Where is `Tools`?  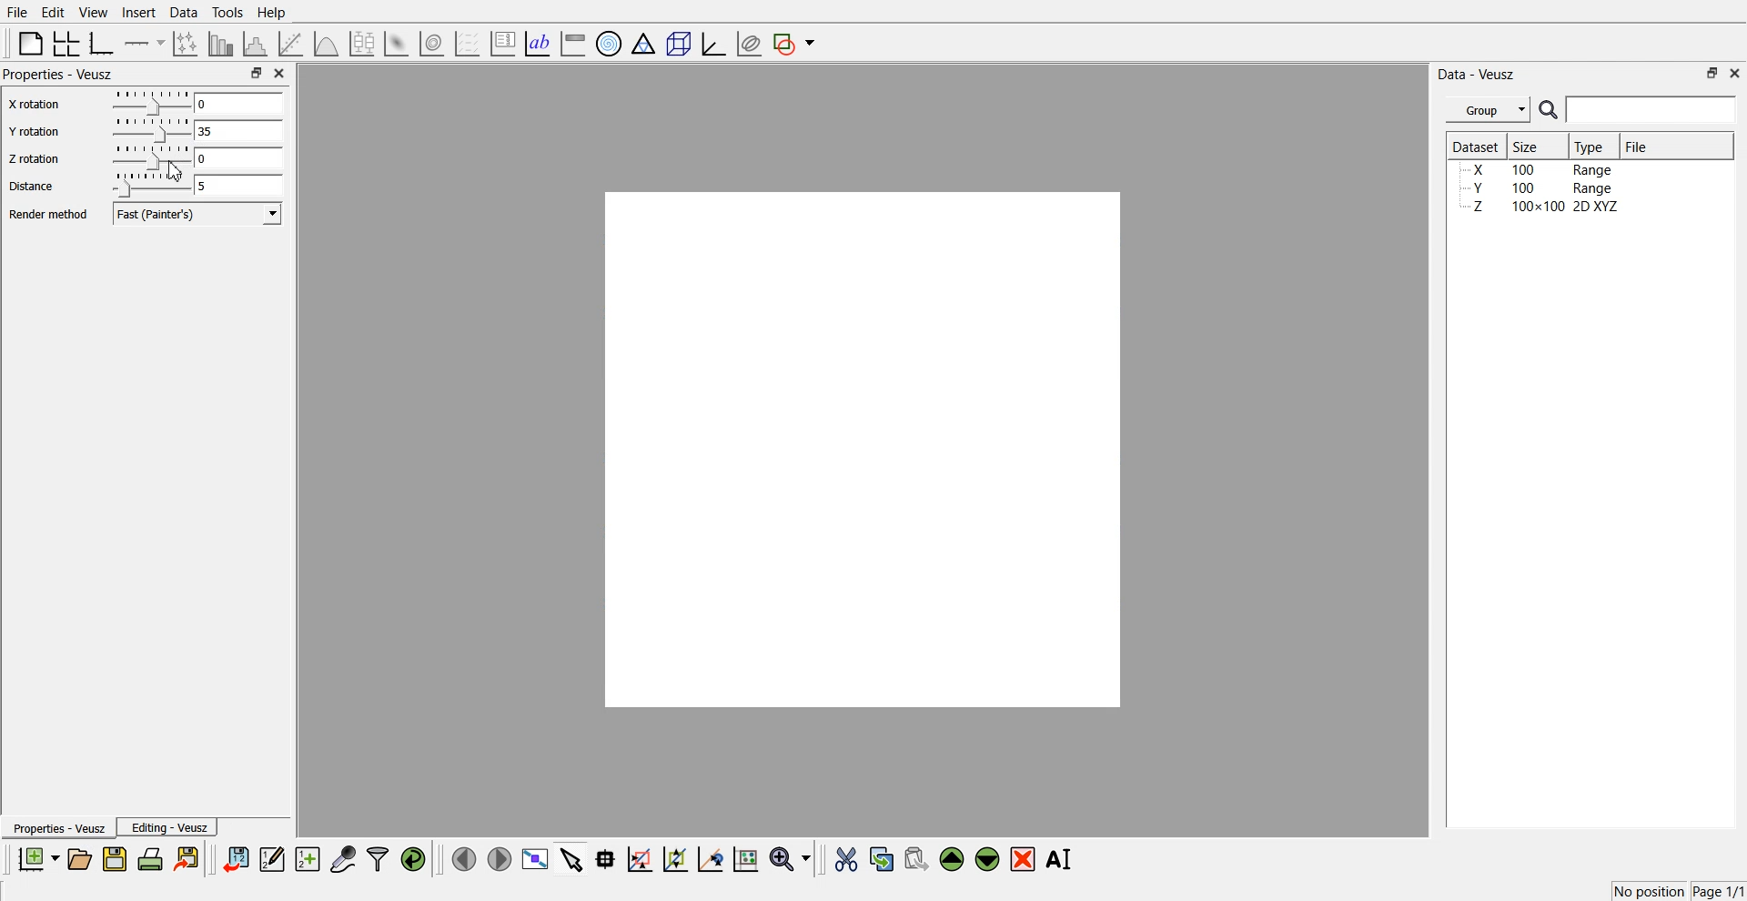
Tools is located at coordinates (228, 13).